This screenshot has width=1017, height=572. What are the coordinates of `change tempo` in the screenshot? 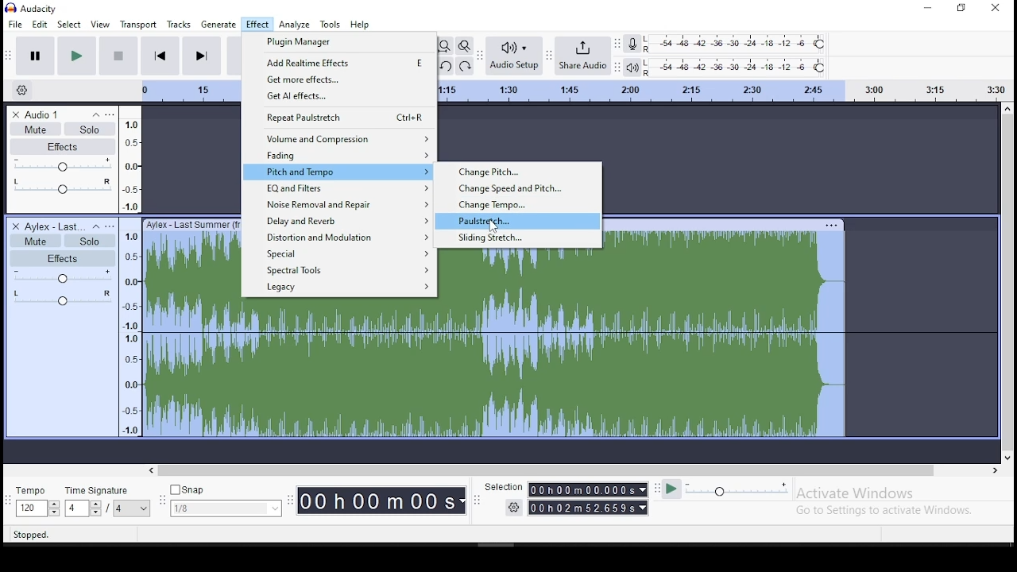 It's located at (518, 204).